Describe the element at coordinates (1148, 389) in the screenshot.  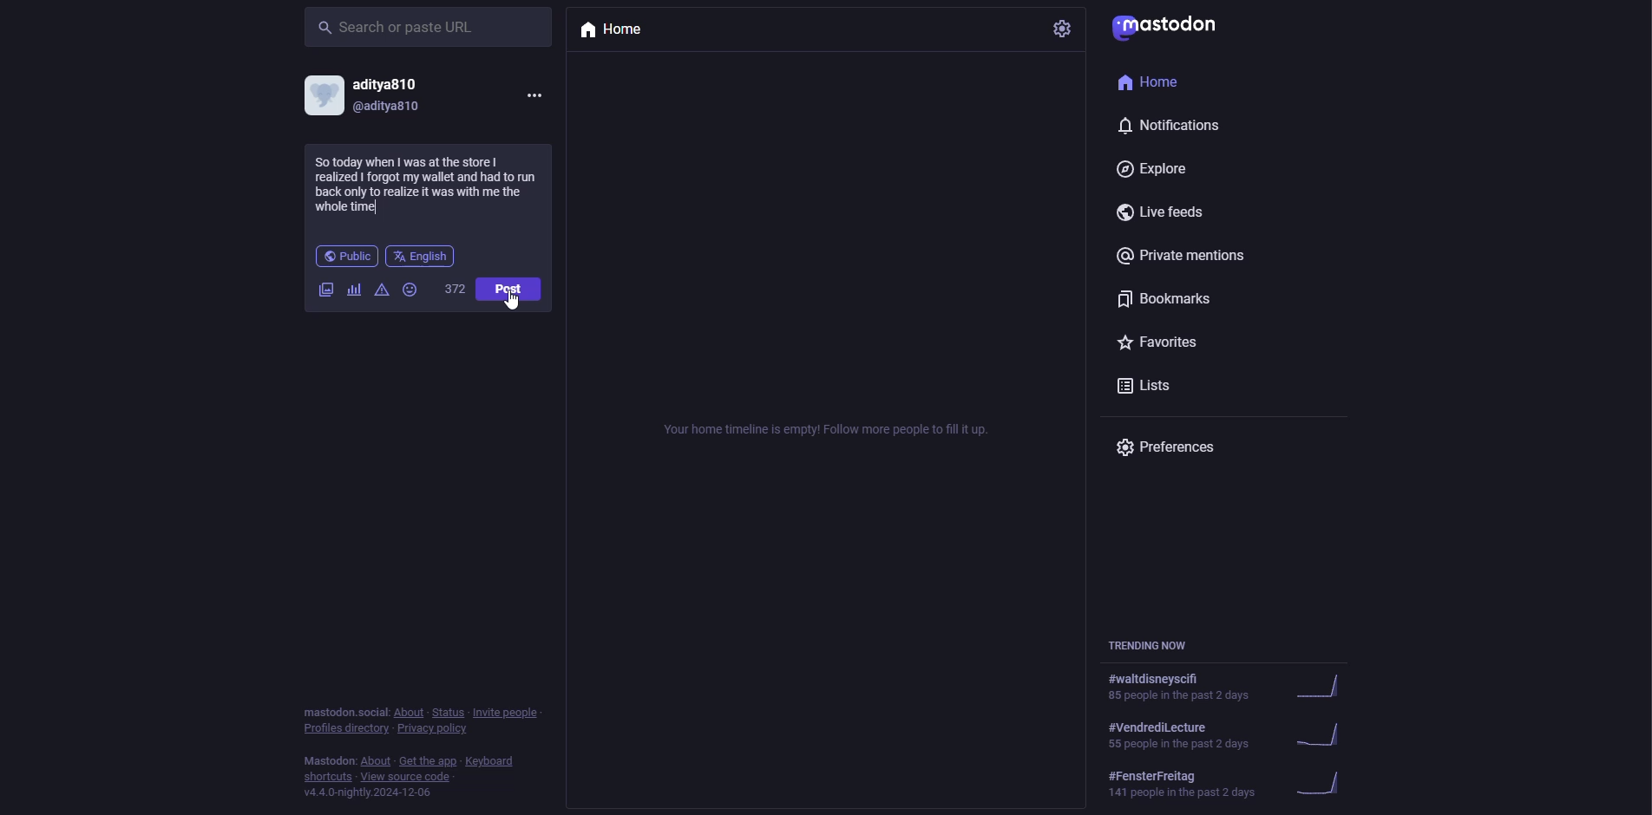
I see `lists` at that location.